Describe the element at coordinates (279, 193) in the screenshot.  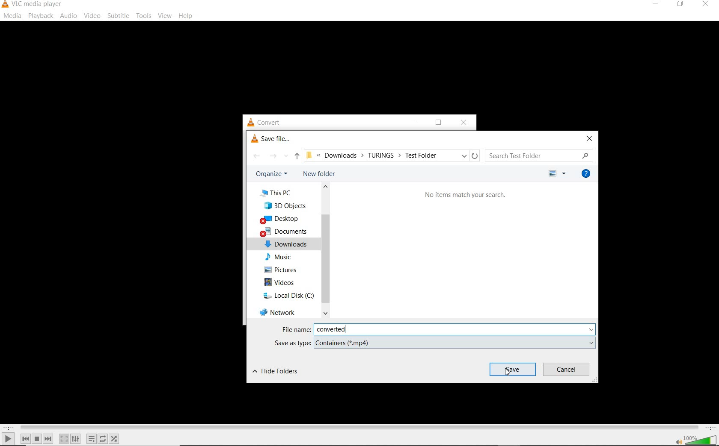
I see `This PC` at that location.